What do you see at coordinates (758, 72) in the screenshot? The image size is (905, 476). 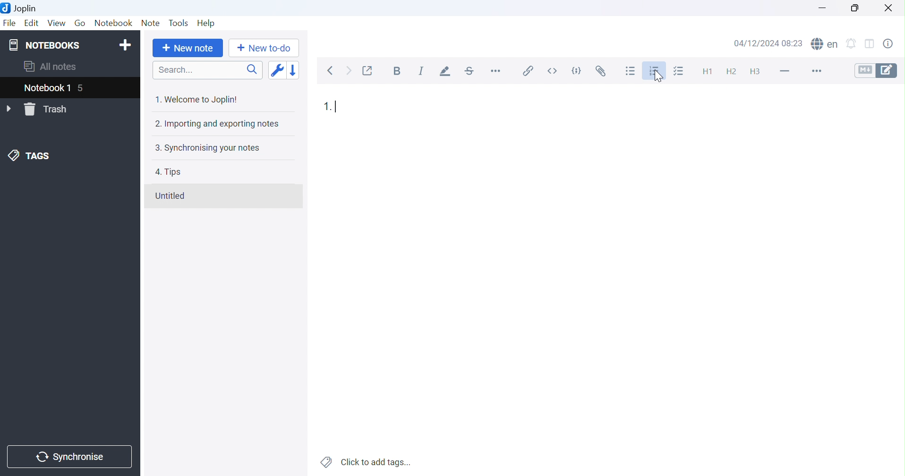 I see `Heading 3` at bounding box center [758, 72].